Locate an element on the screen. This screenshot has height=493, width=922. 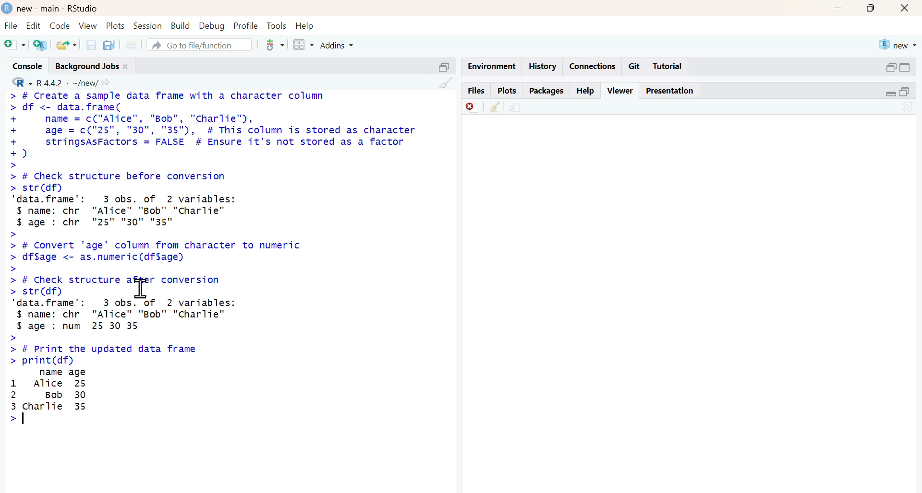
console is located at coordinates (28, 67).